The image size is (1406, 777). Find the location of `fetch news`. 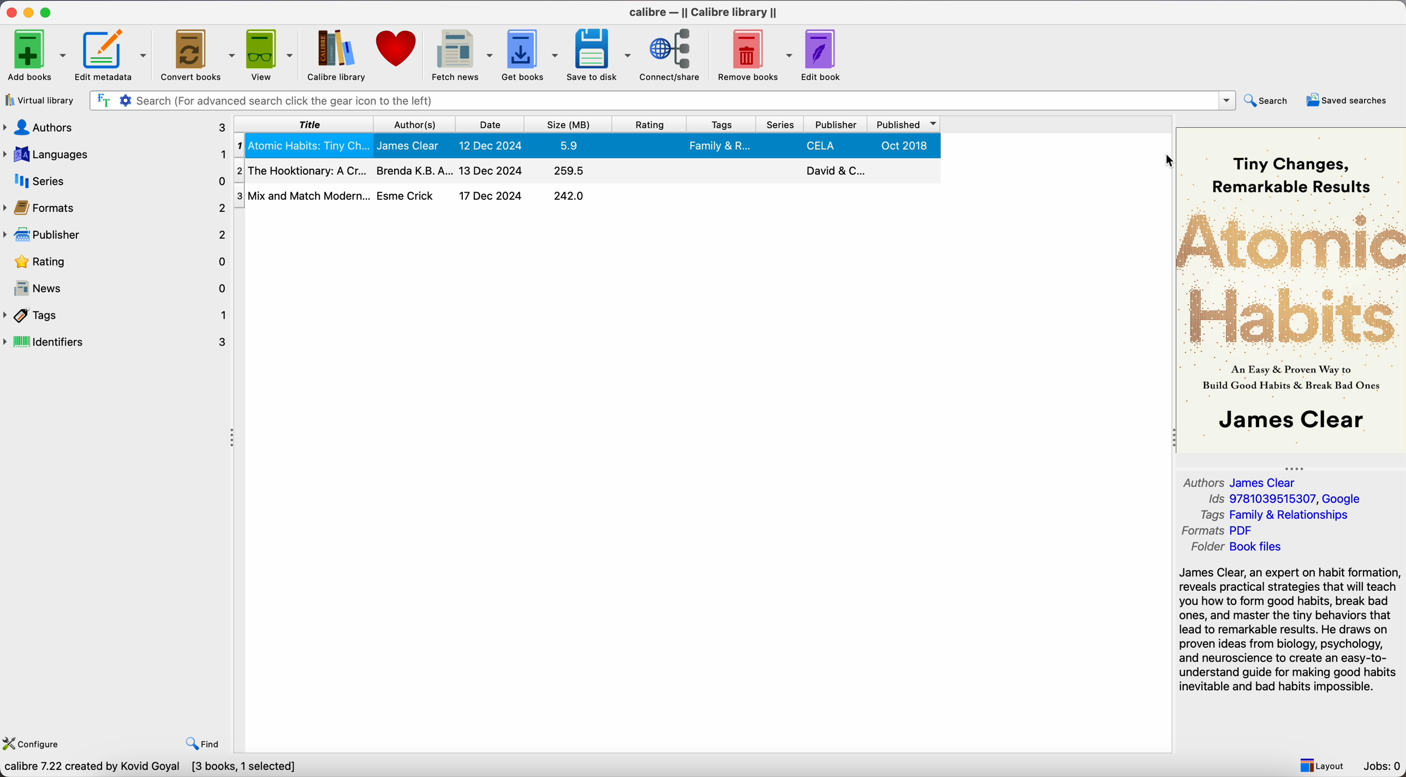

fetch news is located at coordinates (461, 56).